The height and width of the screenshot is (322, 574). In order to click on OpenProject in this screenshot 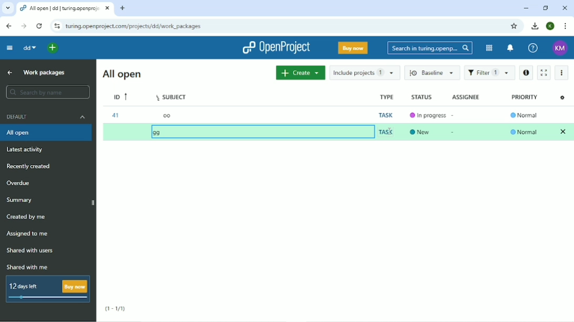, I will do `click(275, 48)`.